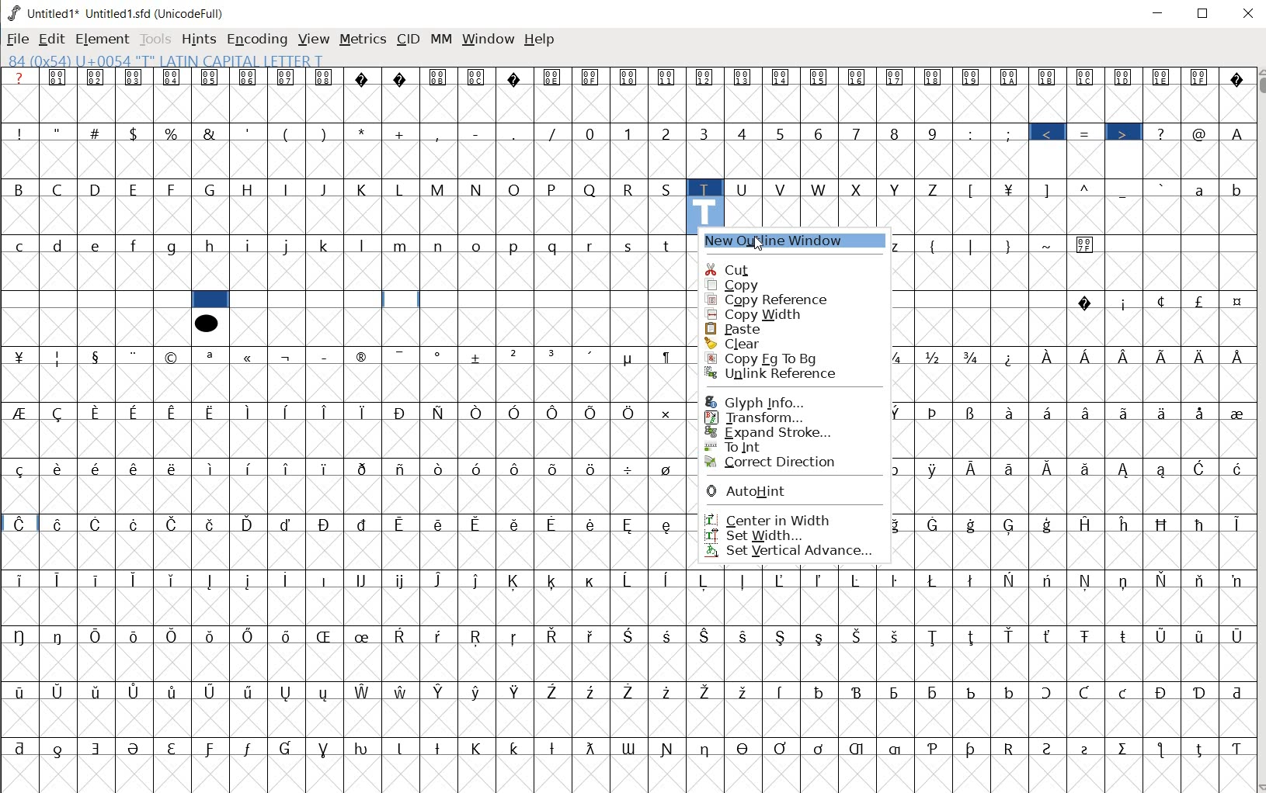  What do you see at coordinates (440, 469) in the screenshot?
I see `Symbol` at bounding box center [440, 469].